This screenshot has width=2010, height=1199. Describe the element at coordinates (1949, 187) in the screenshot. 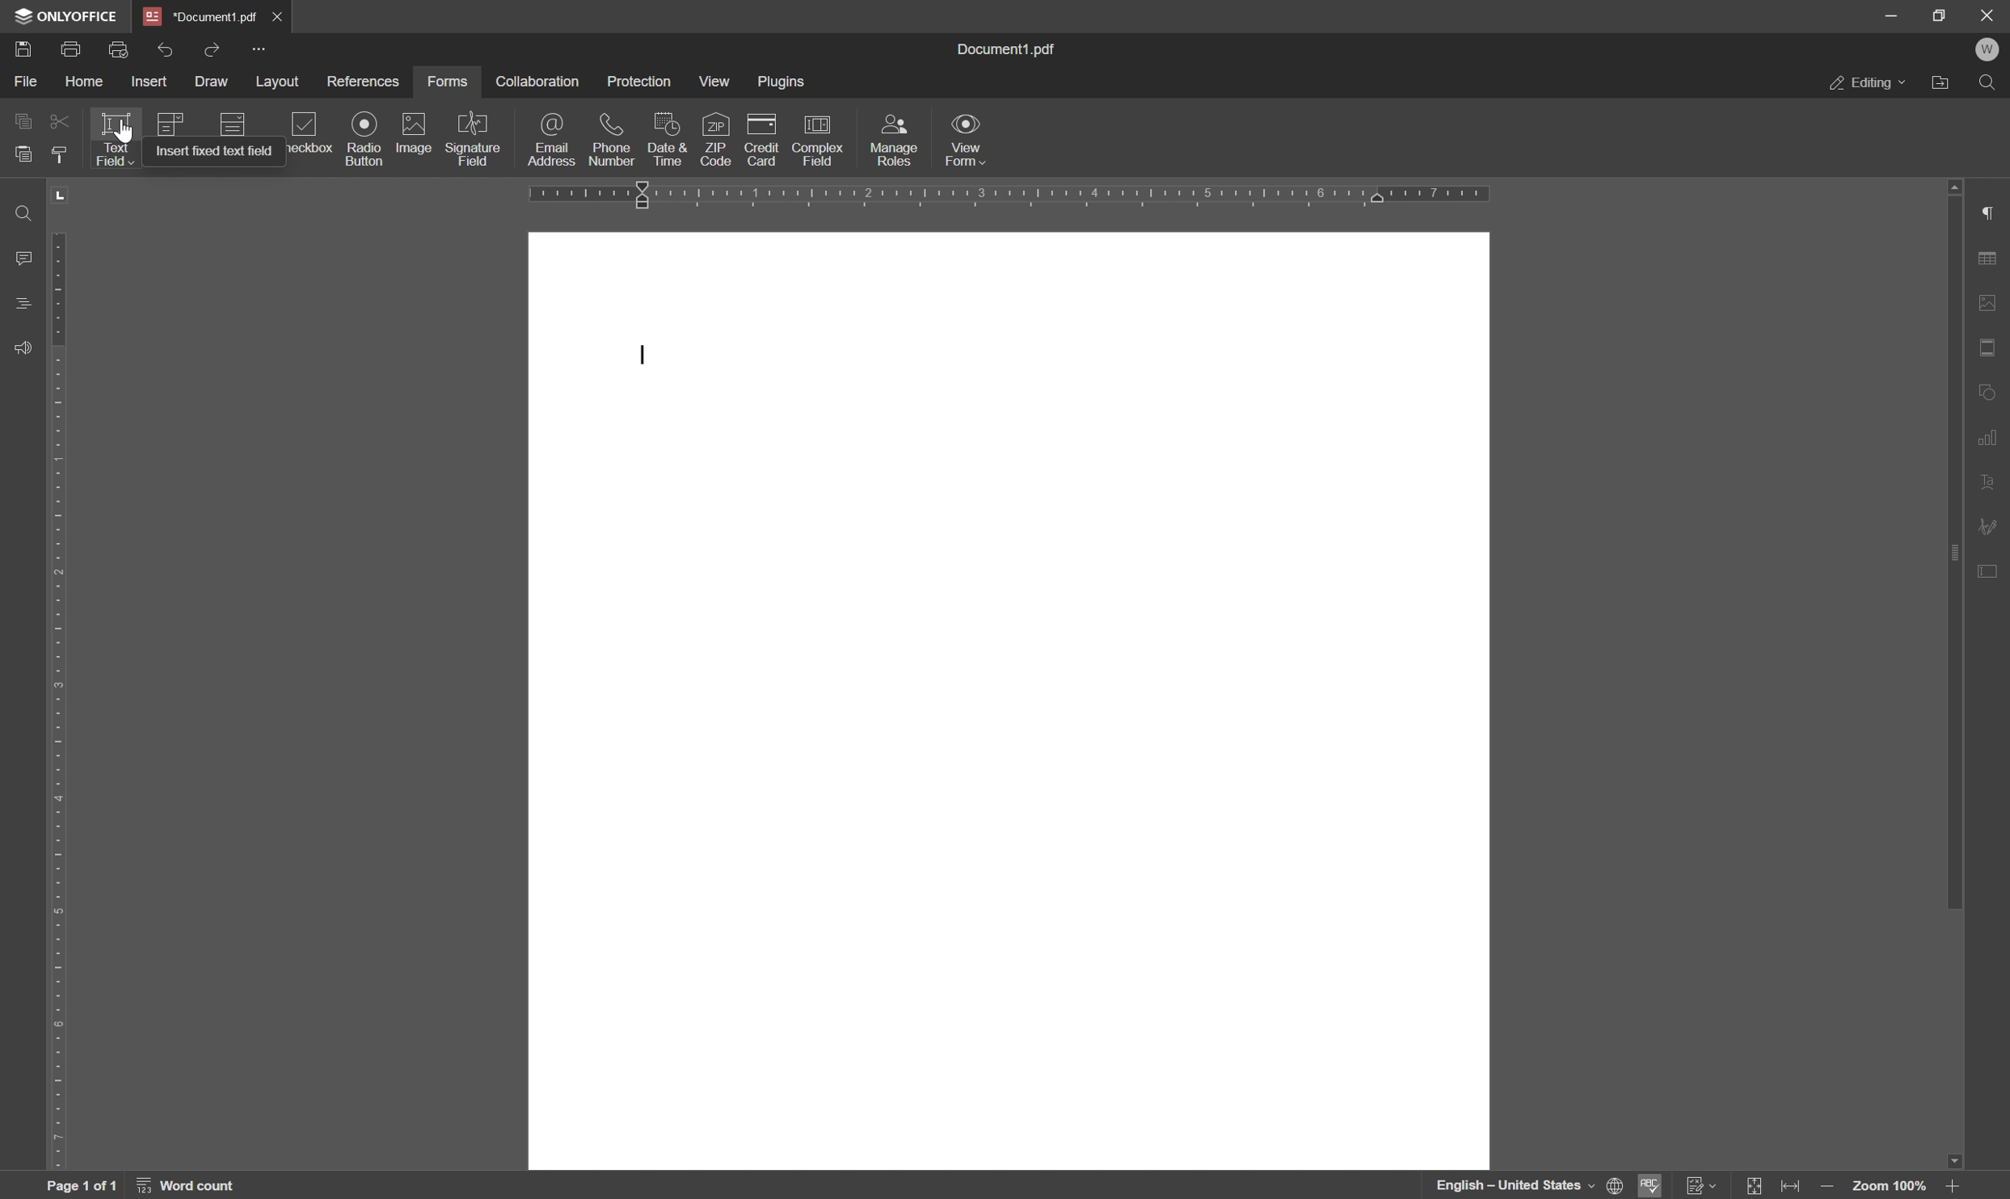

I see `scroll up` at that location.